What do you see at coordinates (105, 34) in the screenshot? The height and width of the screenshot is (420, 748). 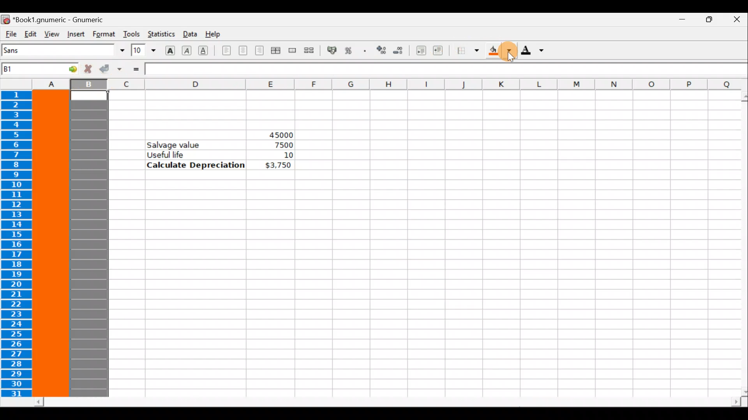 I see `Format` at bounding box center [105, 34].